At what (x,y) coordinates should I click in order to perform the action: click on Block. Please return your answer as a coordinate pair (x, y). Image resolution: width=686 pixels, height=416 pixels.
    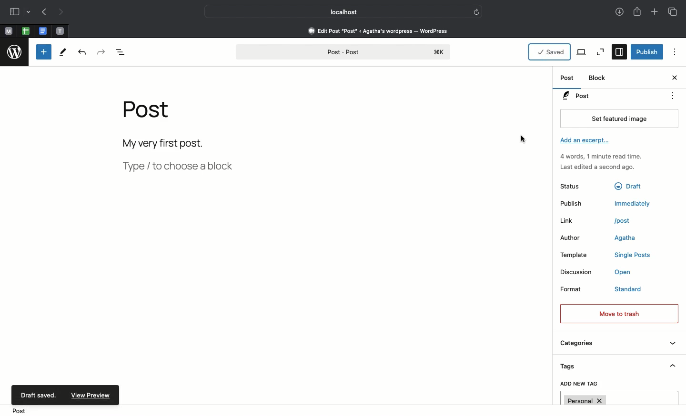
    Looking at the image, I should click on (600, 78).